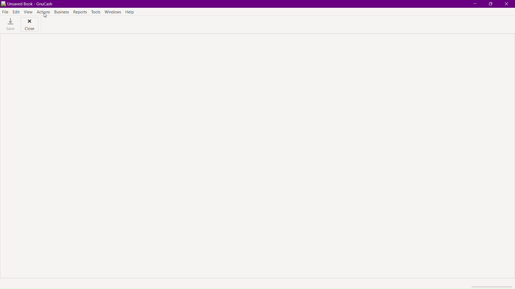 This screenshot has height=289, width=515. I want to click on Close, so click(29, 25).